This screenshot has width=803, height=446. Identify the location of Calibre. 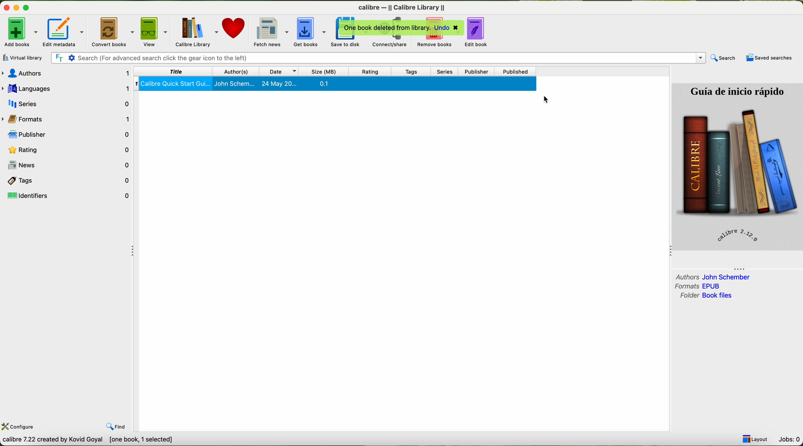
(401, 8).